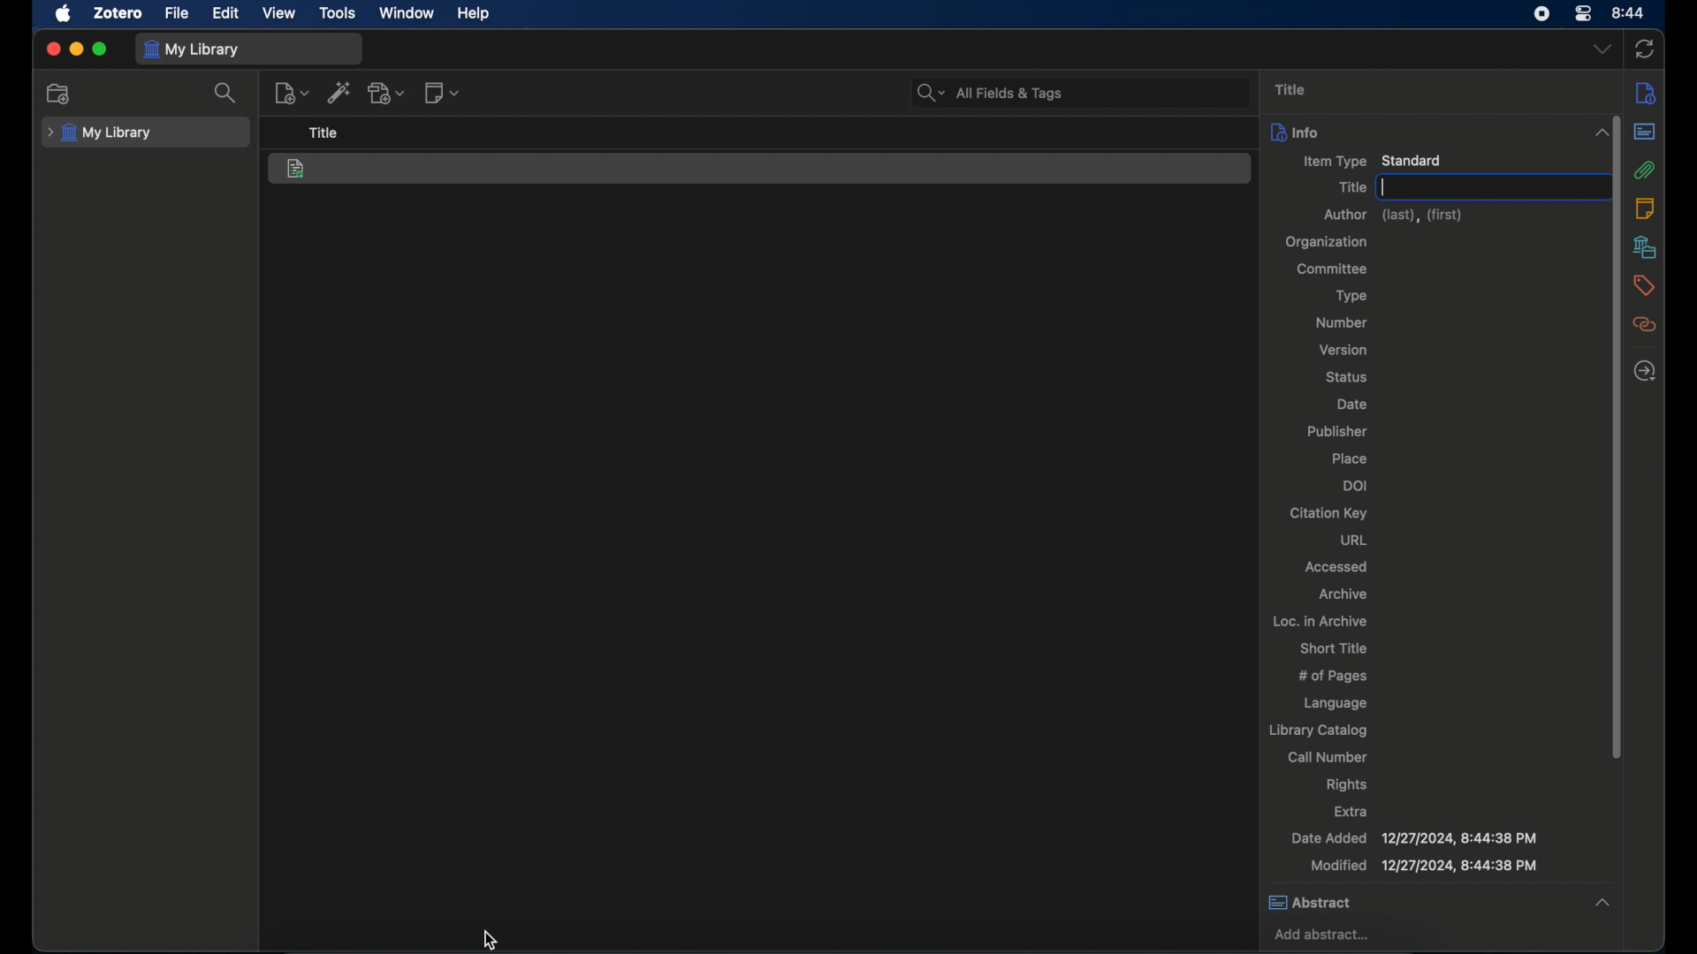 The height and width of the screenshot is (954, 1697). Describe the element at coordinates (1645, 132) in the screenshot. I see `abstract` at that location.